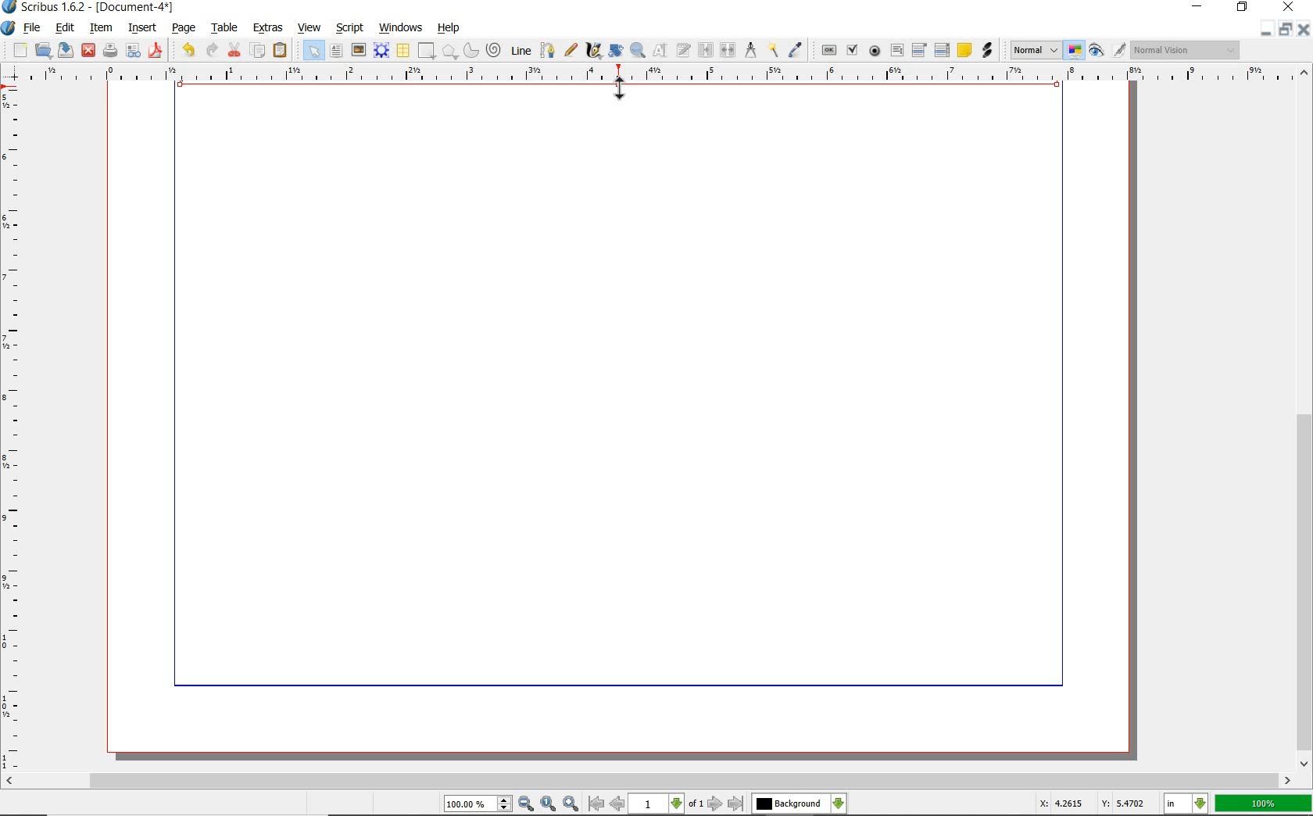 This screenshot has height=816, width=1313. I want to click on go to last page, so click(735, 803).